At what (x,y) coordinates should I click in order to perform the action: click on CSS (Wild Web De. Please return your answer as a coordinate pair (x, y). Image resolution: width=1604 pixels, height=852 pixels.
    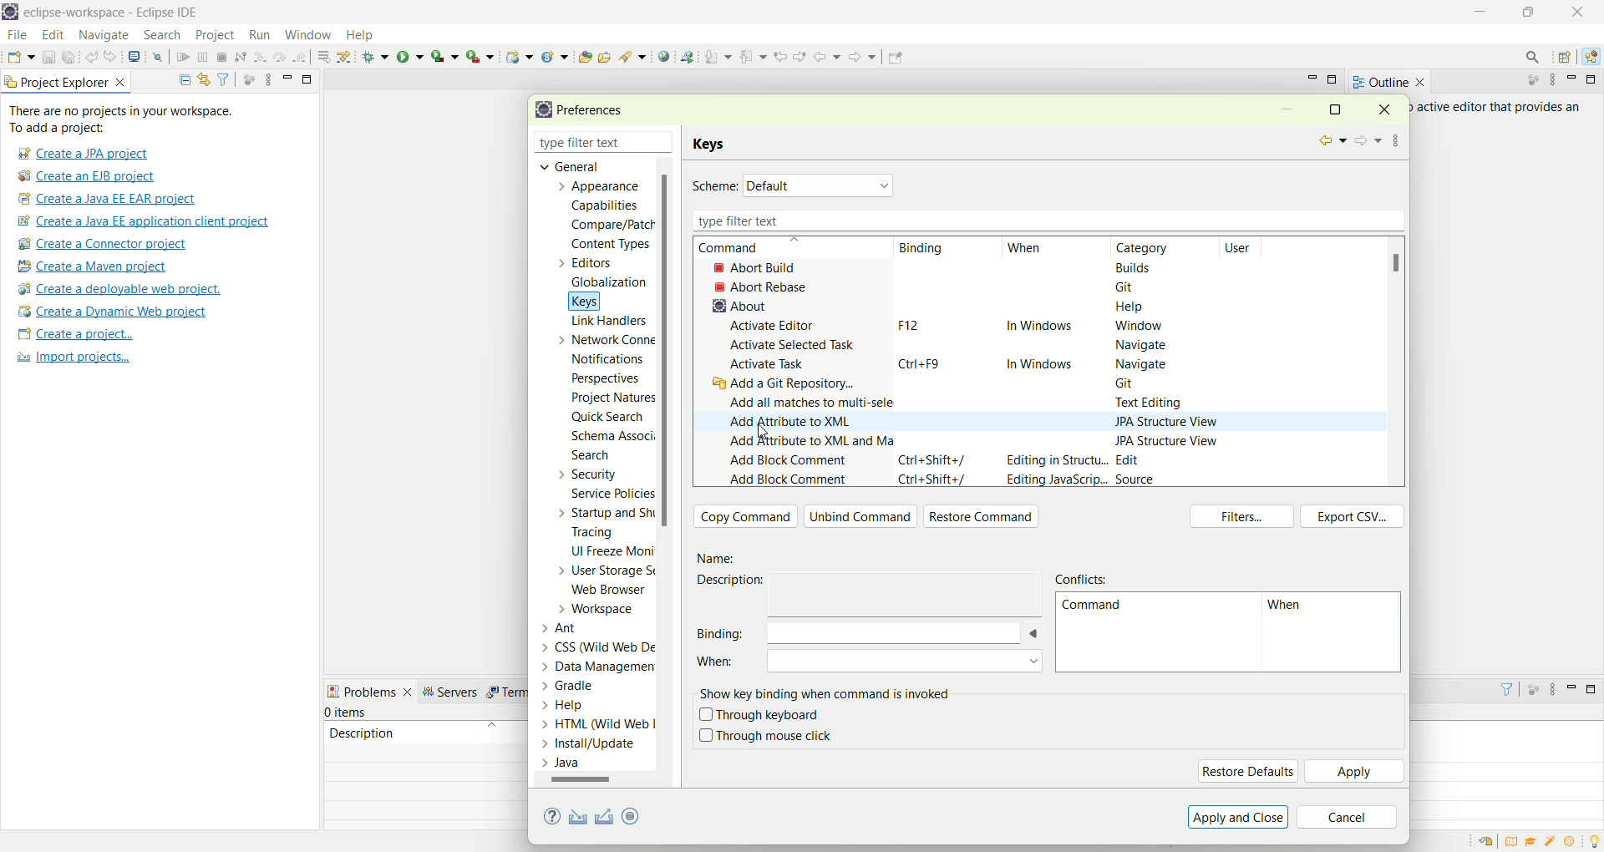
    Looking at the image, I should click on (602, 645).